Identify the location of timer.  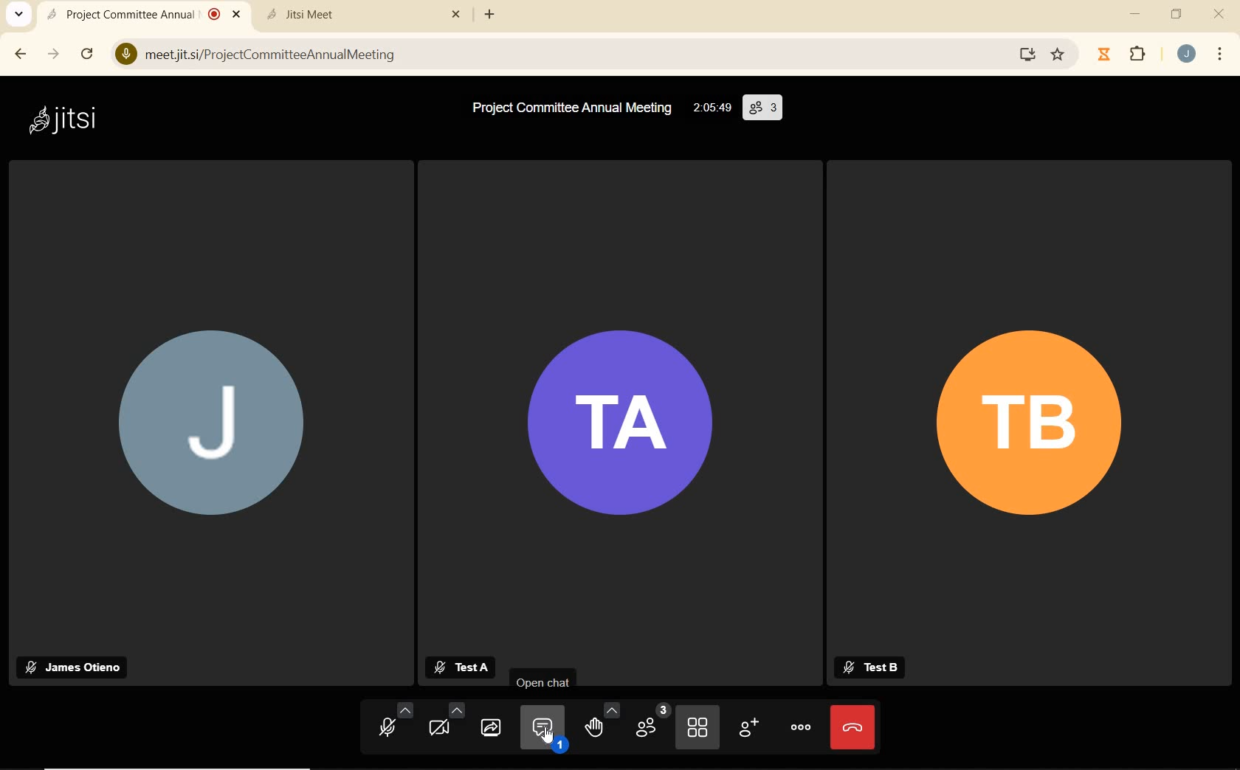
(710, 108).